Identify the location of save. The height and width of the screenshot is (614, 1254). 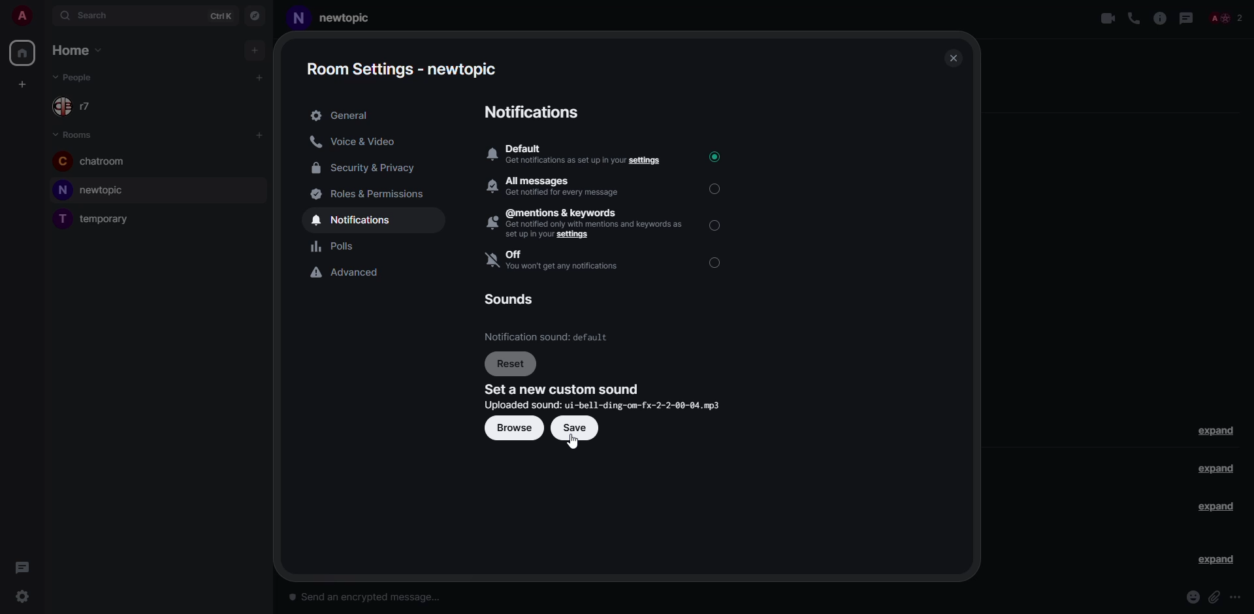
(574, 428).